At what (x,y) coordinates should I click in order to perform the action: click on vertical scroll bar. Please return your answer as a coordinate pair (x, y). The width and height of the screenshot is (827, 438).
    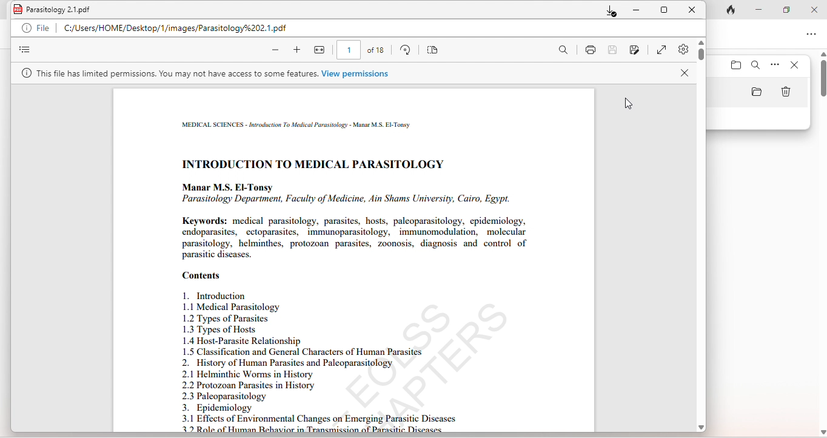
    Looking at the image, I should click on (822, 75).